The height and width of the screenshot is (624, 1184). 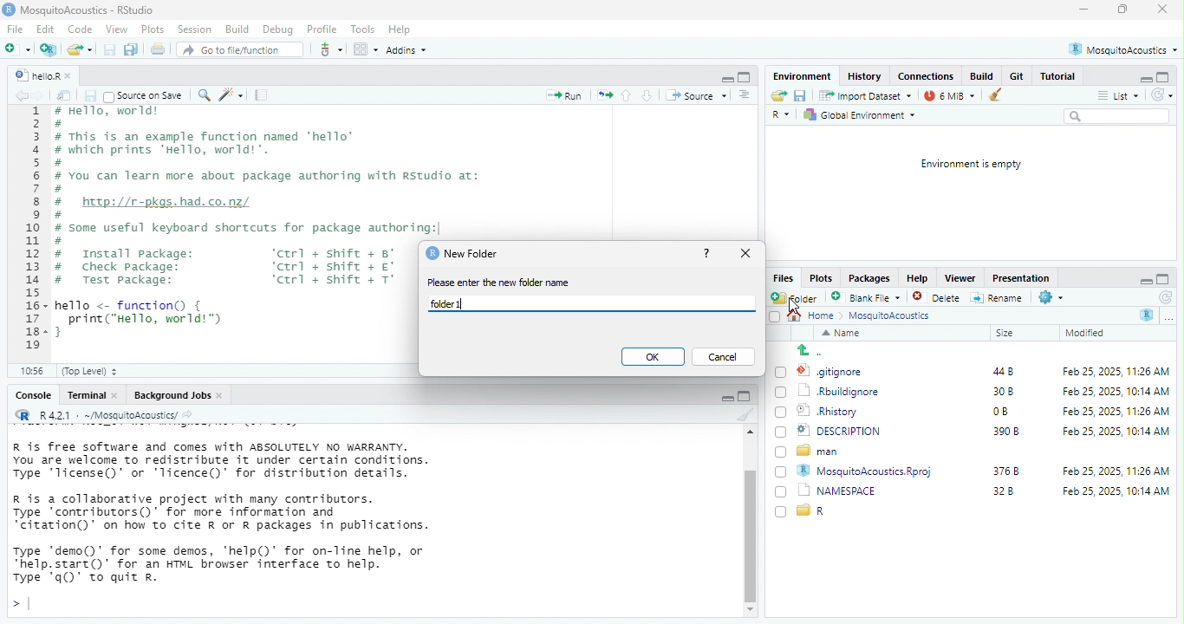 What do you see at coordinates (1109, 391) in the screenshot?
I see `Feb 25 2025 10:14 AM` at bounding box center [1109, 391].